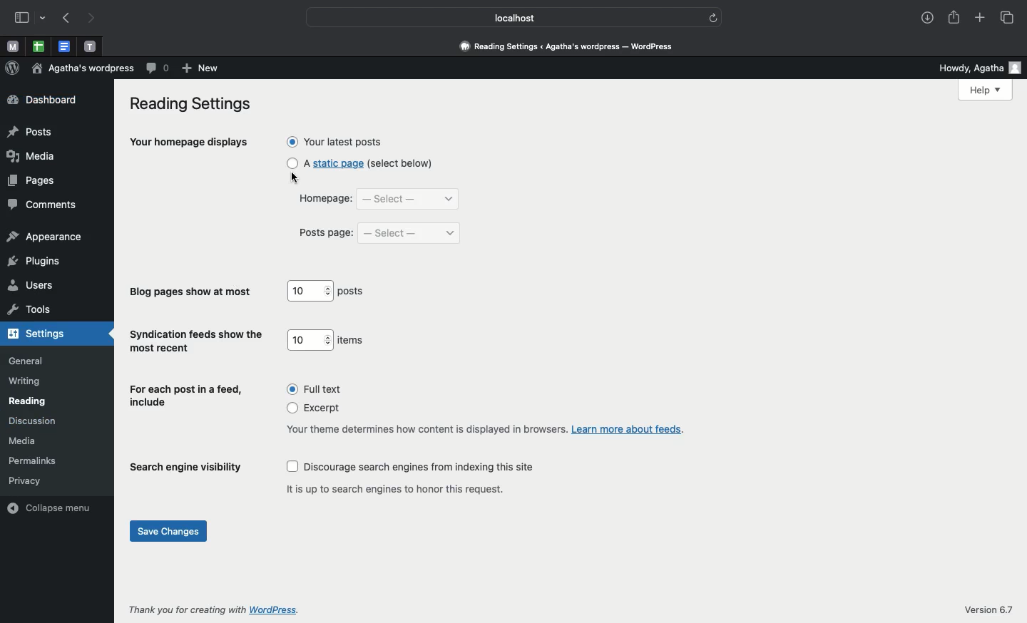 The height and width of the screenshot is (623, 1027). What do you see at coordinates (36, 460) in the screenshot?
I see `permalinks` at bounding box center [36, 460].